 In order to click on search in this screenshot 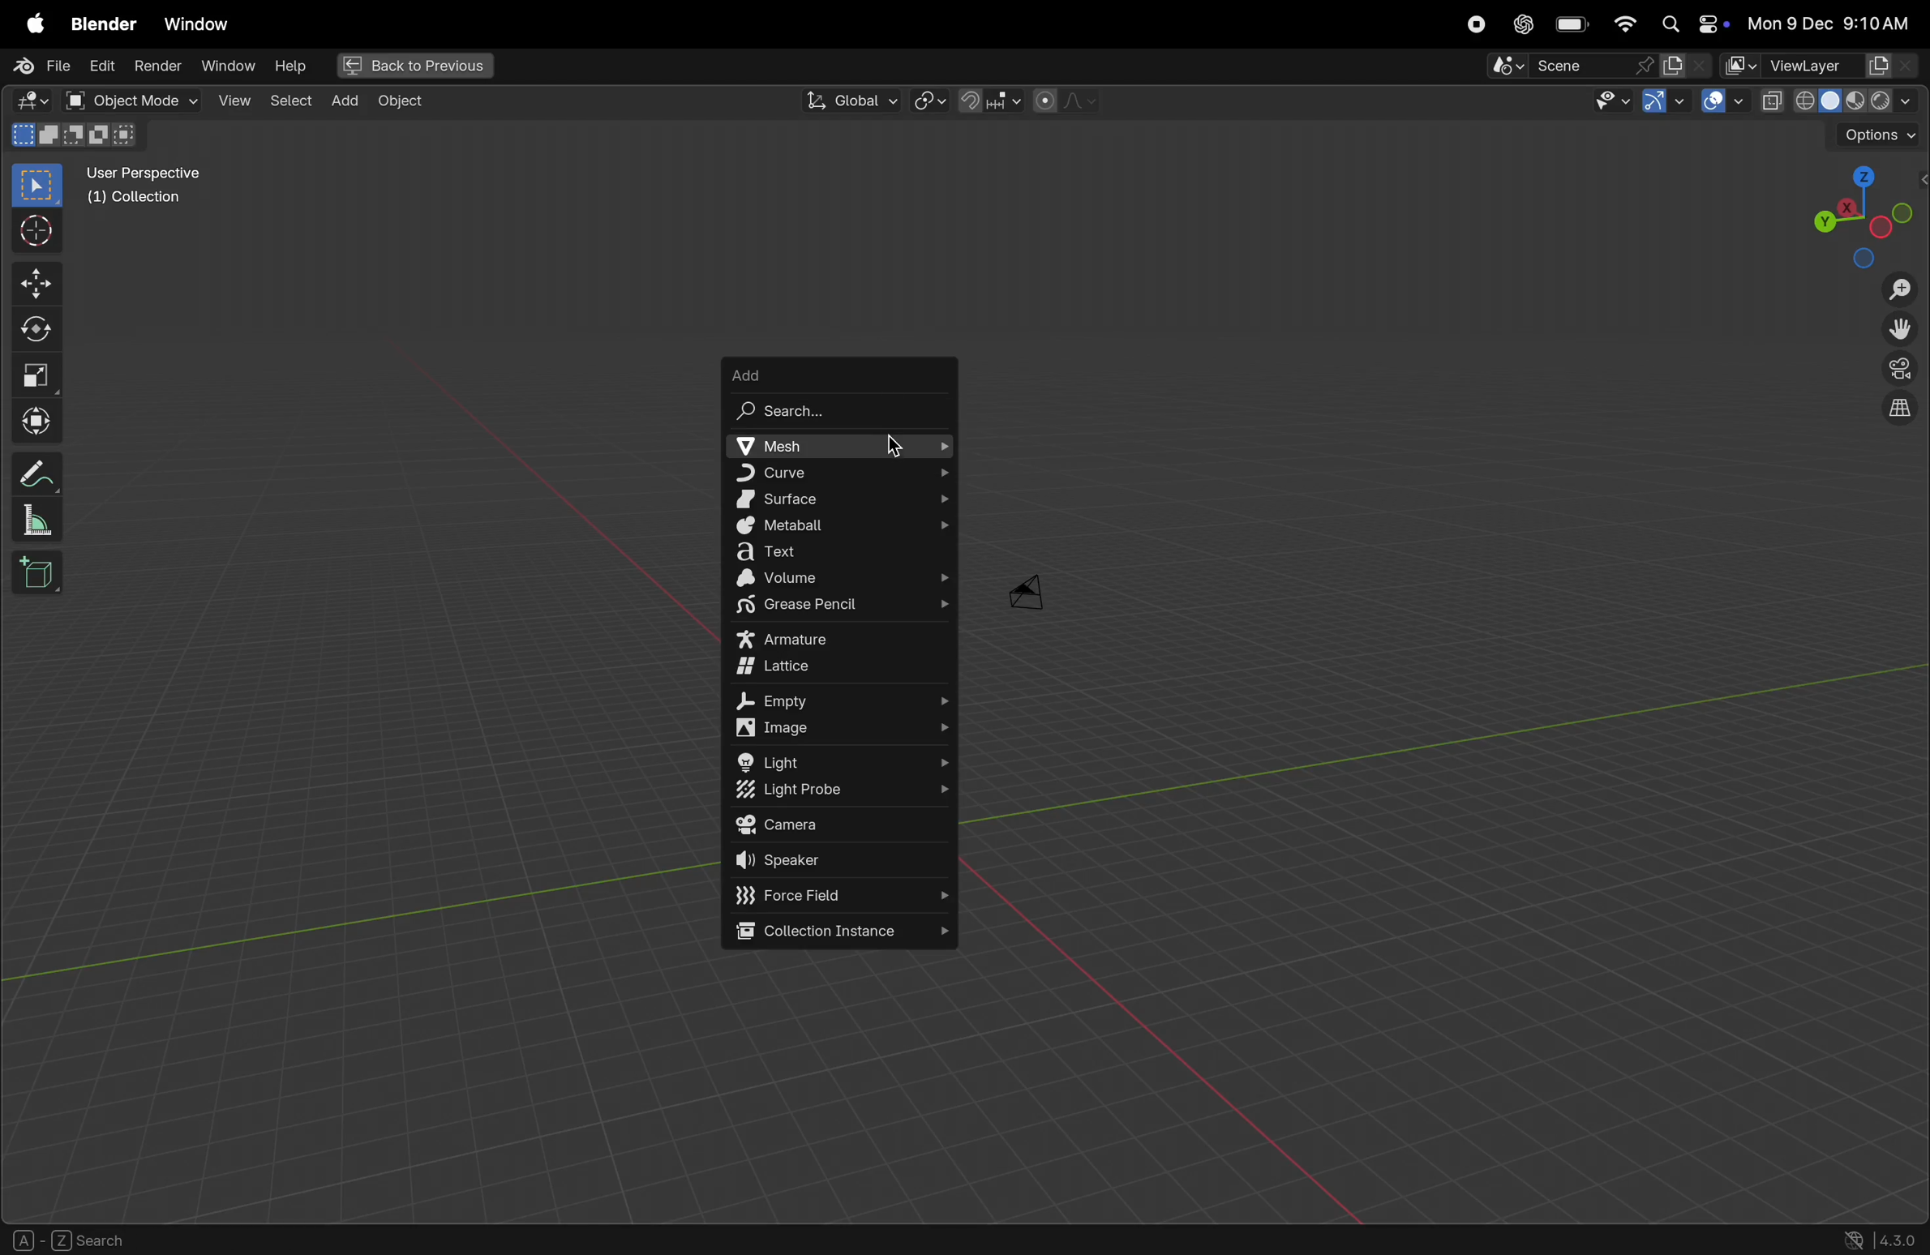, I will do `click(838, 410)`.